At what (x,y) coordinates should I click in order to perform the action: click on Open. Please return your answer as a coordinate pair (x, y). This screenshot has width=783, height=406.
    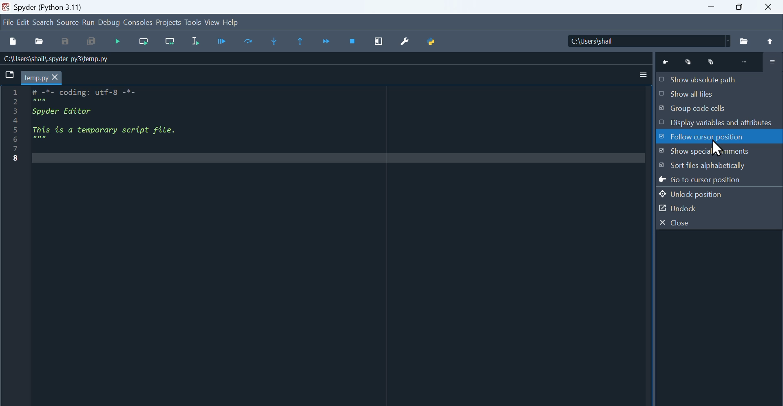
    Looking at the image, I should click on (39, 42).